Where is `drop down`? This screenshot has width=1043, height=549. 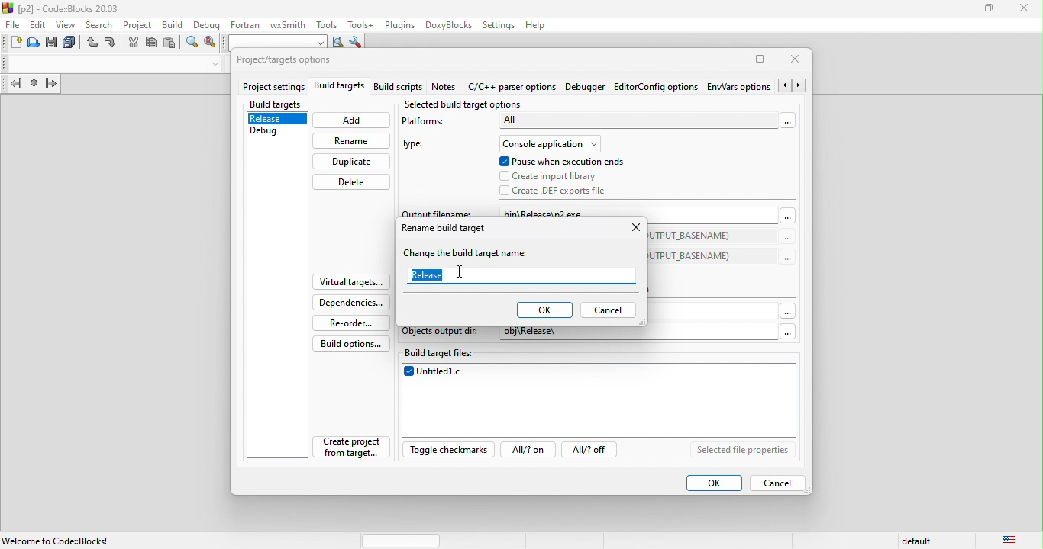
drop down is located at coordinates (212, 64).